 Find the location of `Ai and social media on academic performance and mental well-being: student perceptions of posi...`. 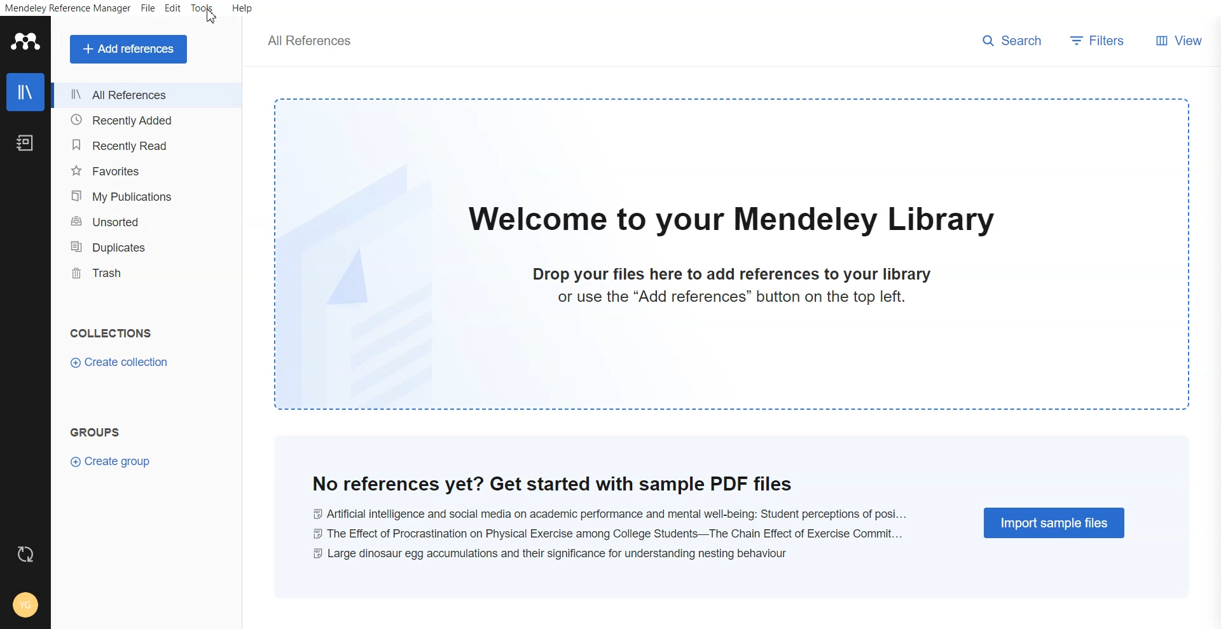

Ai and social media on academic performance and mental well-being: student perceptions of posi... is located at coordinates (608, 514).